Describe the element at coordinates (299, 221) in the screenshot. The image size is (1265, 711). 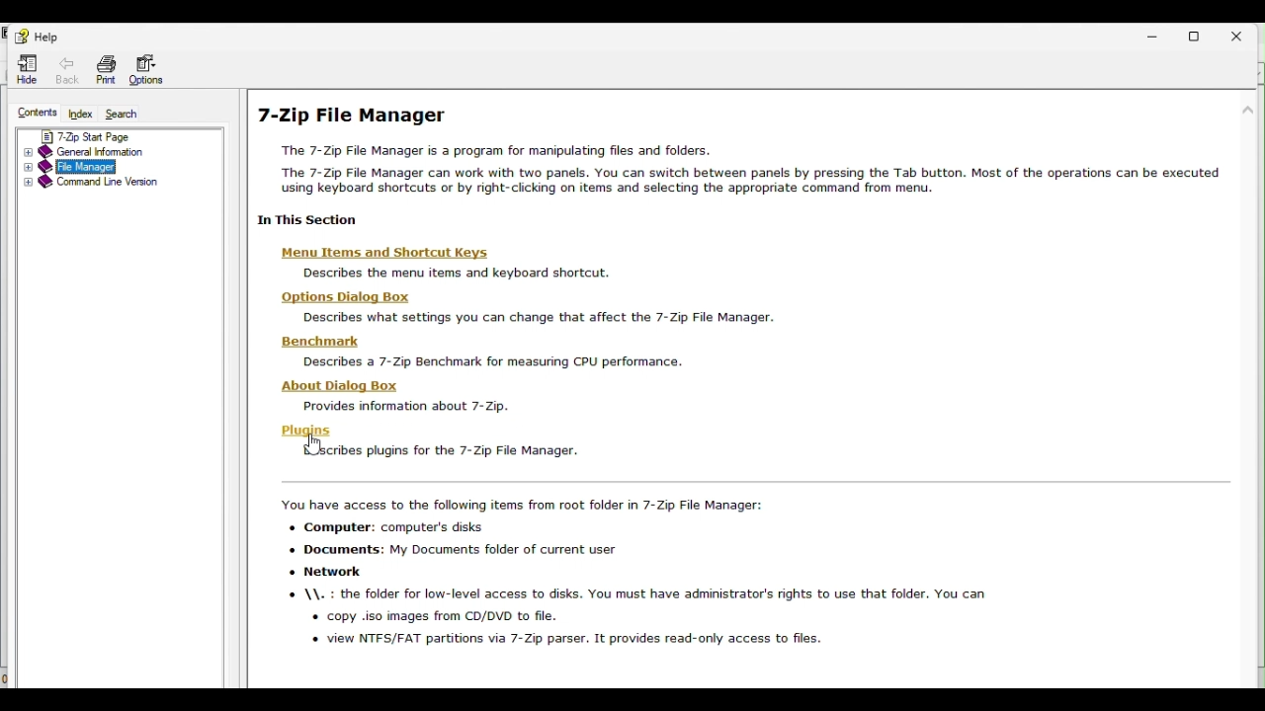
I see `in this section` at that location.